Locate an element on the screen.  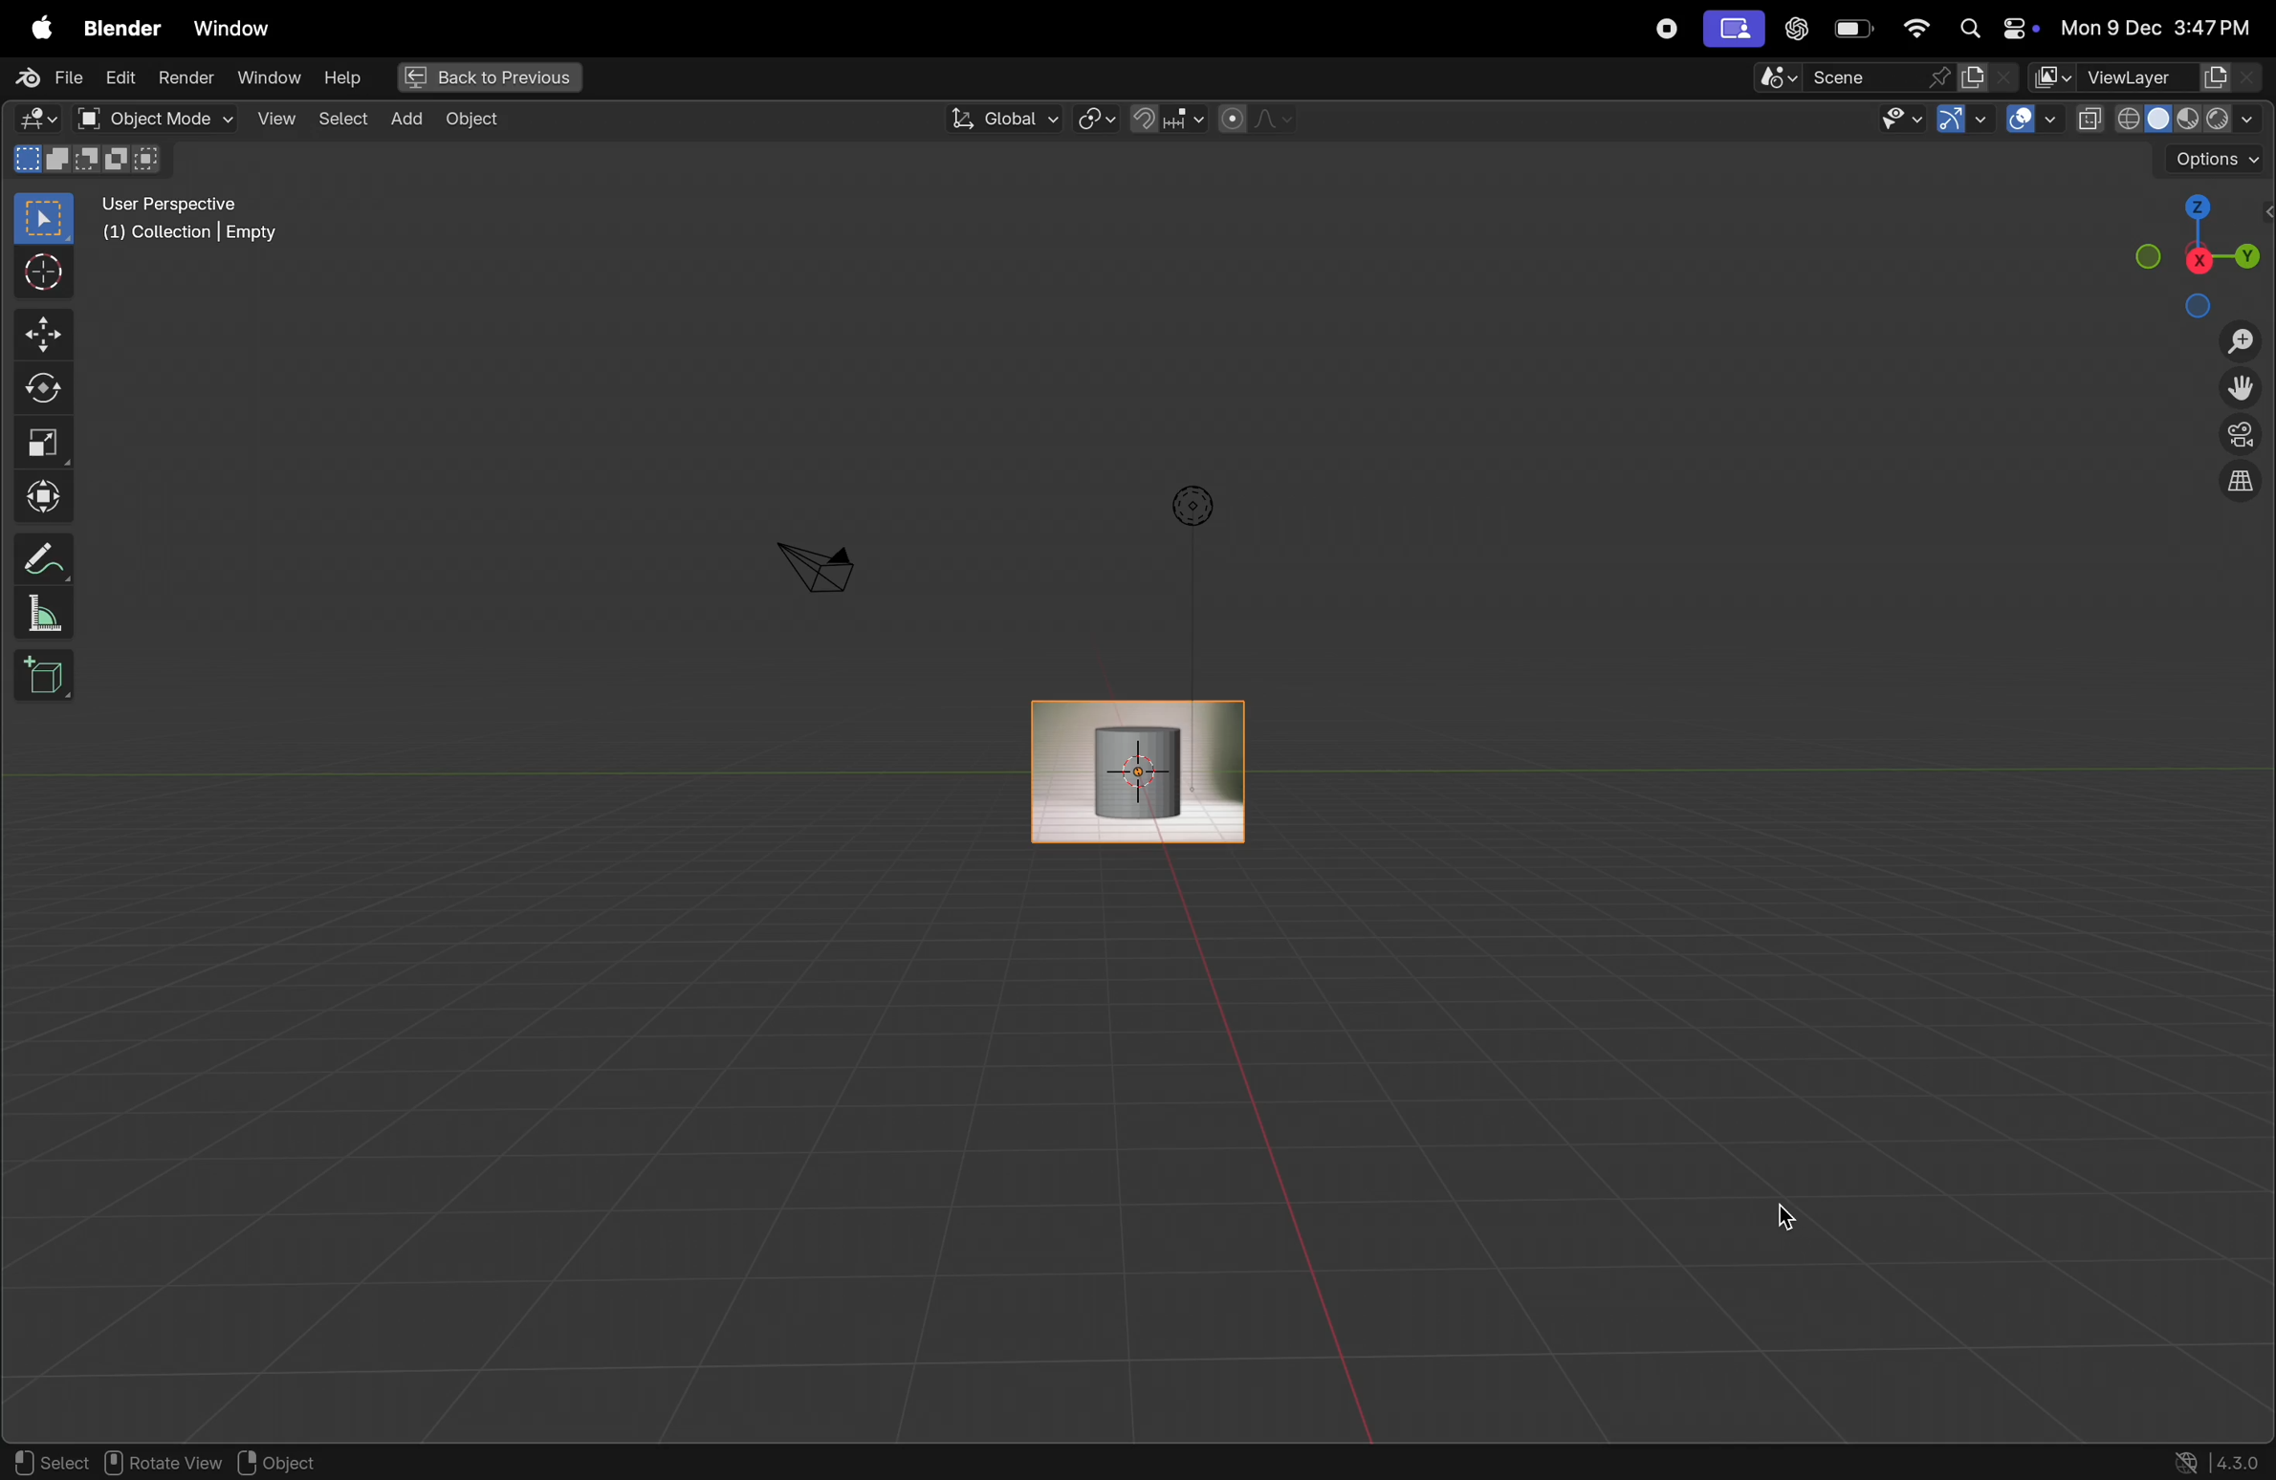
Viewlayer is located at coordinates (2149, 77).